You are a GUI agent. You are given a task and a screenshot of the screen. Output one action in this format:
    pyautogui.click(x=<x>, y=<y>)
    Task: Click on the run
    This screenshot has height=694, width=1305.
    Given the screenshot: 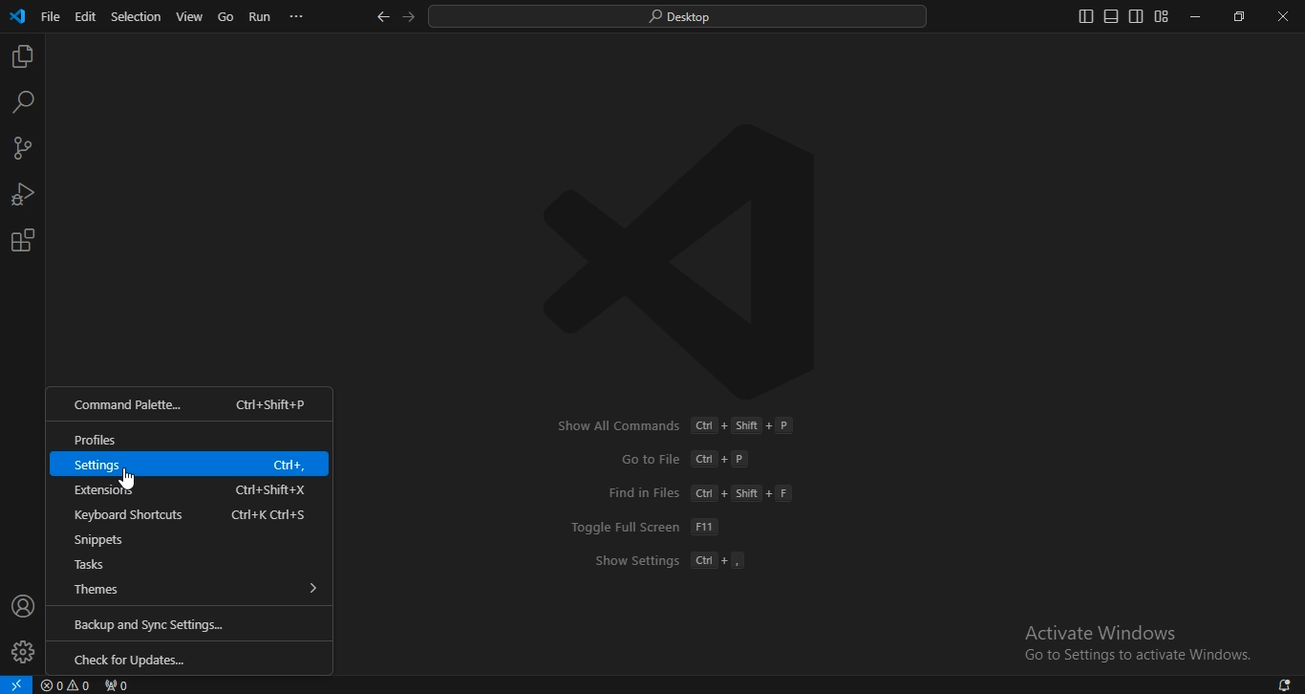 What is the action you would take?
    pyautogui.click(x=261, y=17)
    